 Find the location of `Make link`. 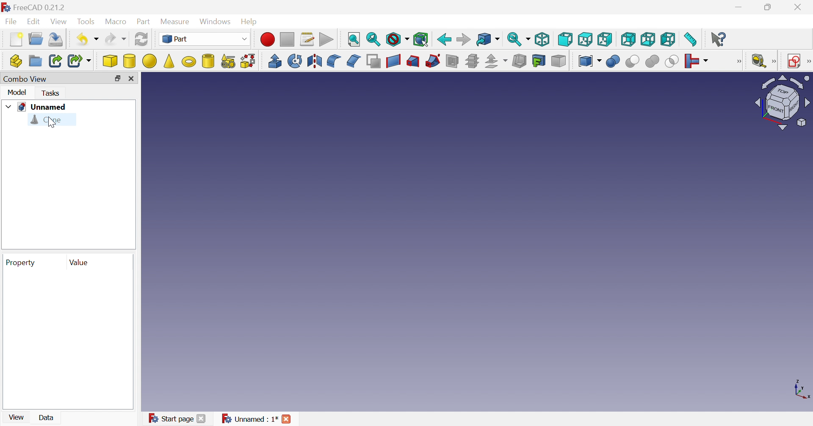

Make link is located at coordinates (55, 61).